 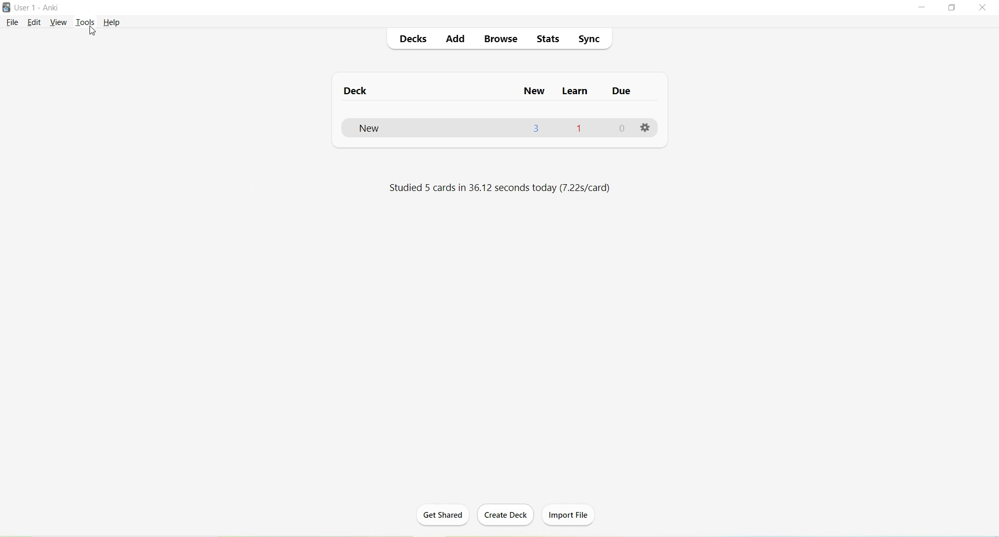 What do you see at coordinates (39, 8) in the screenshot?
I see `User 1 - Anki` at bounding box center [39, 8].